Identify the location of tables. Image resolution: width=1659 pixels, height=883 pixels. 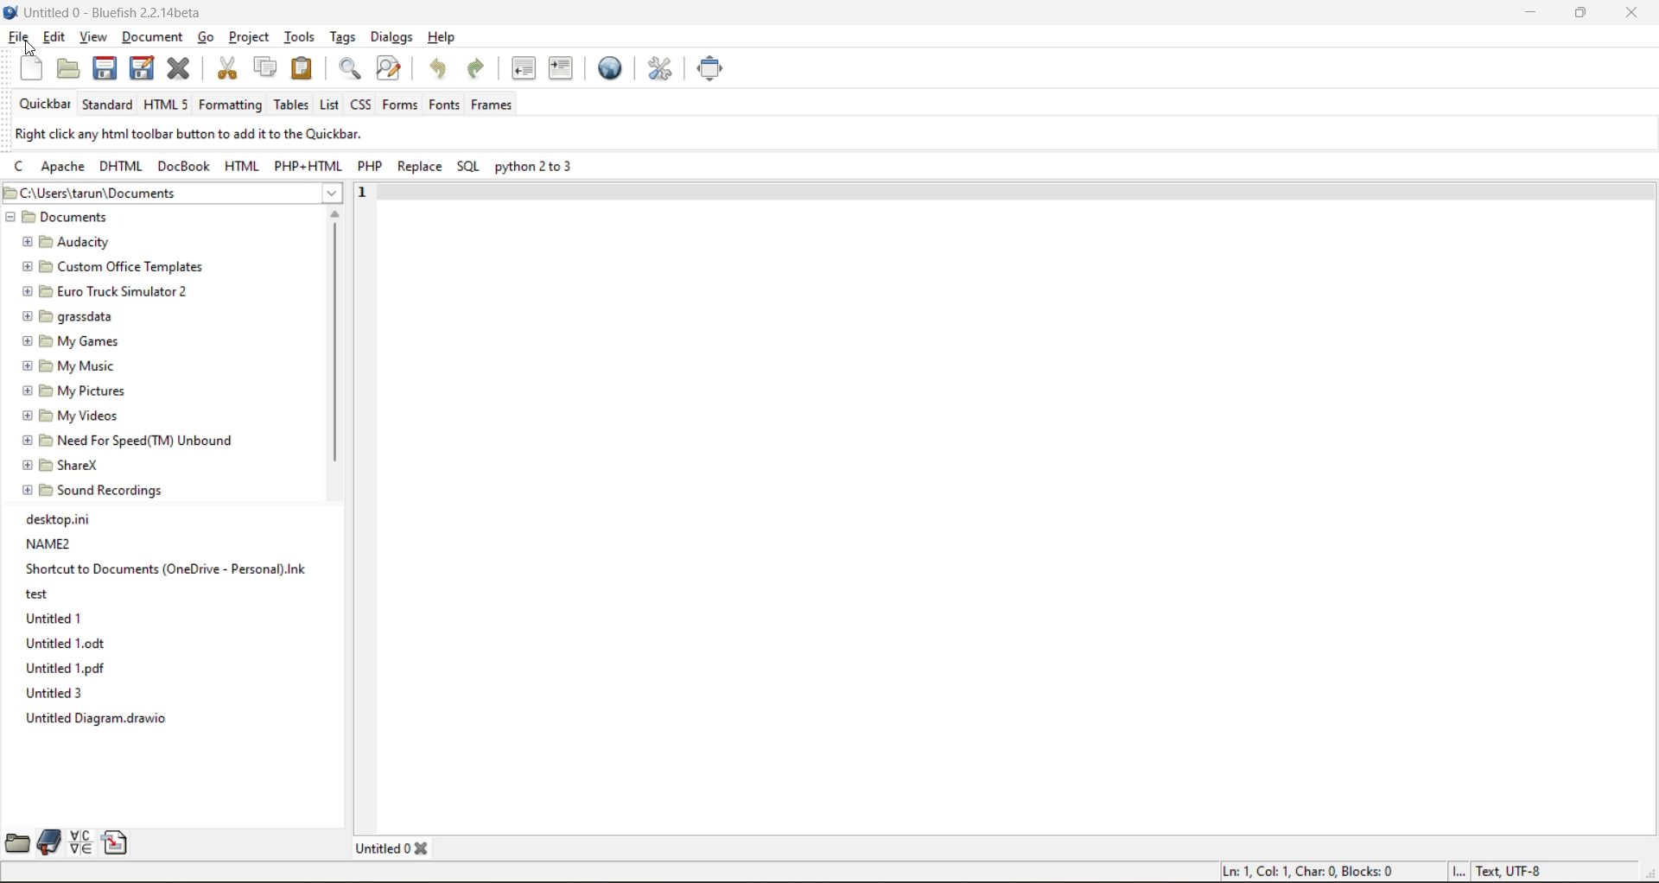
(293, 107).